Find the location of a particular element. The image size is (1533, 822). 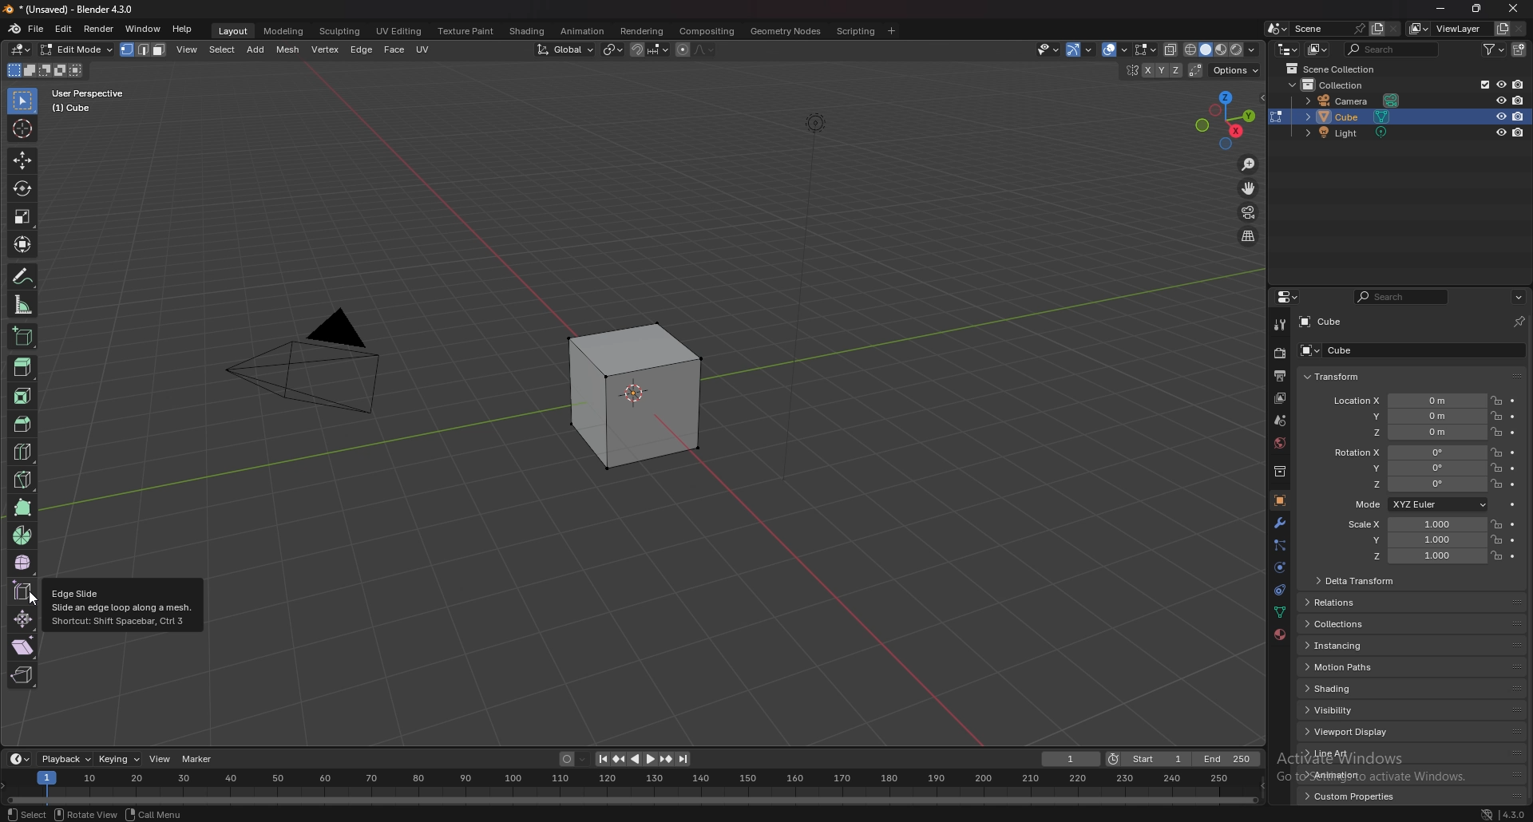

cursor is located at coordinates (22, 128).